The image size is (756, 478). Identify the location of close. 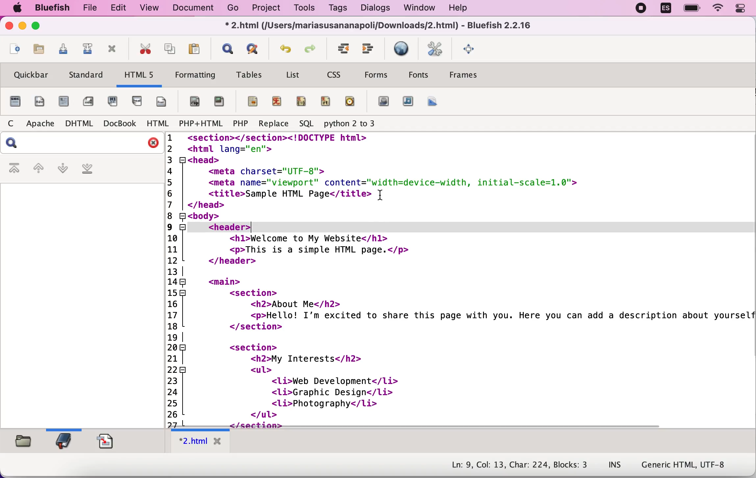
(9, 26).